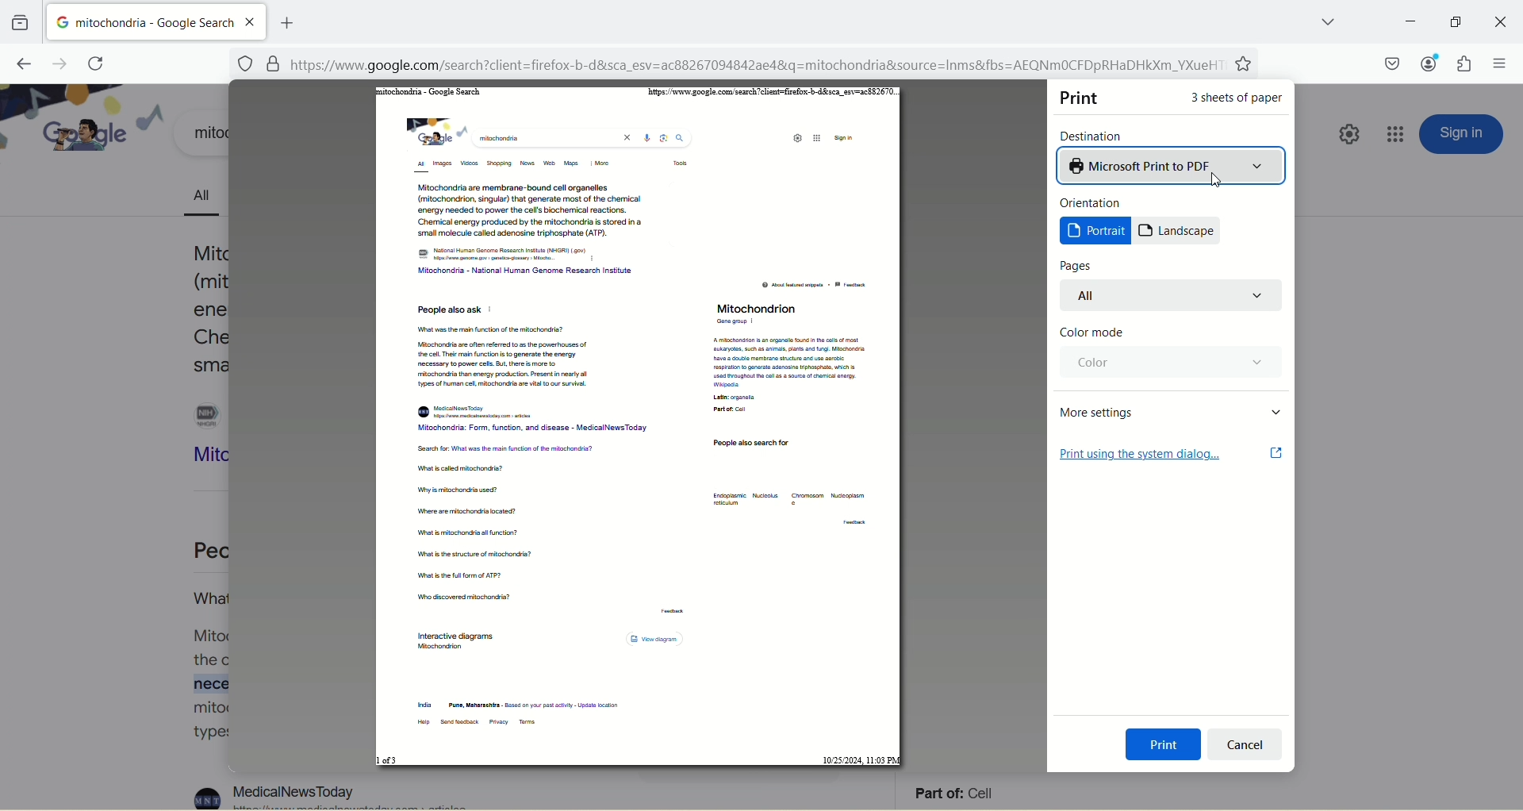  What do you see at coordinates (1164, 744) in the screenshot?
I see `print` at bounding box center [1164, 744].